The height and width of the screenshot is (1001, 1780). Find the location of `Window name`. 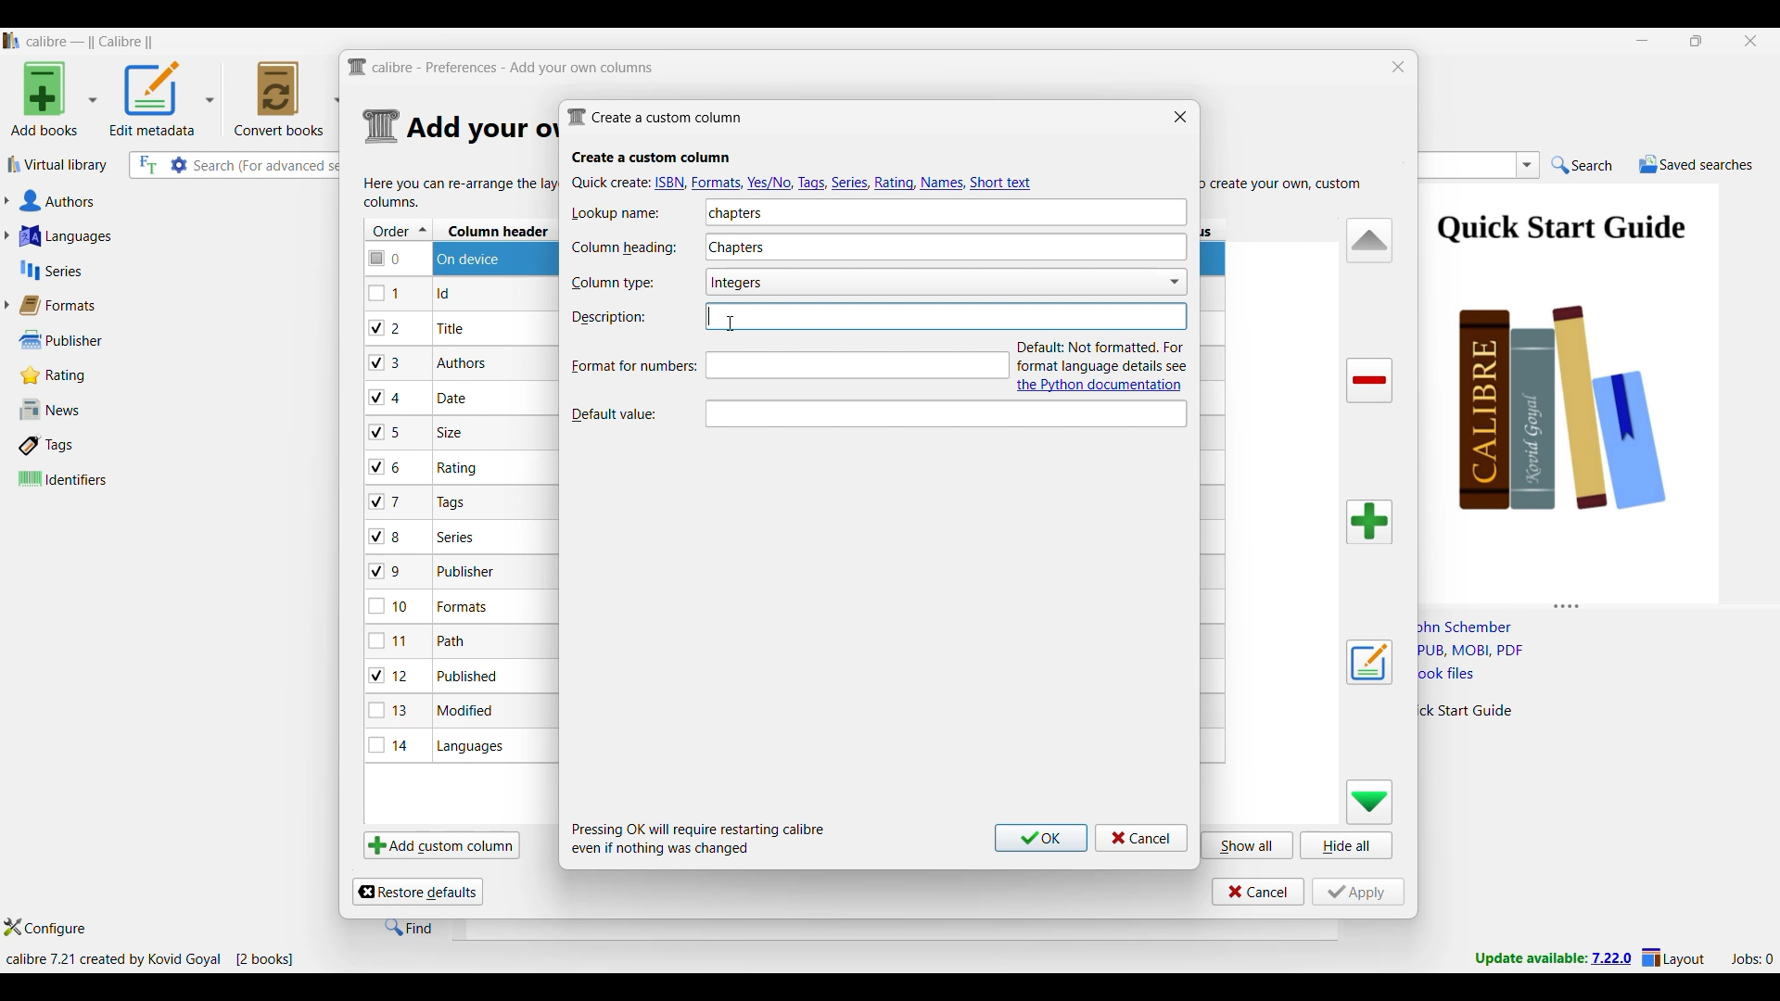

Window name is located at coordinates (655, 117).